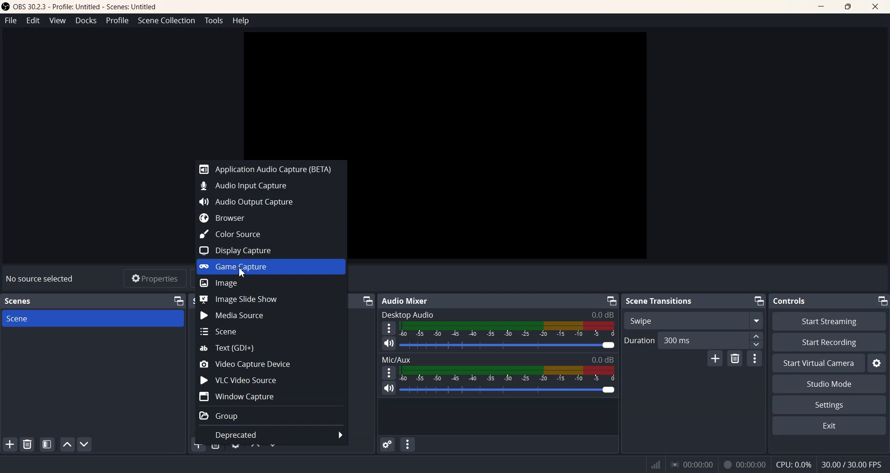 This screenshot has height=473, width=890. What do you see at coordinates (85, 444) in the screenshot?
I see `Move Scene Down` at bounding box center [85, 444].